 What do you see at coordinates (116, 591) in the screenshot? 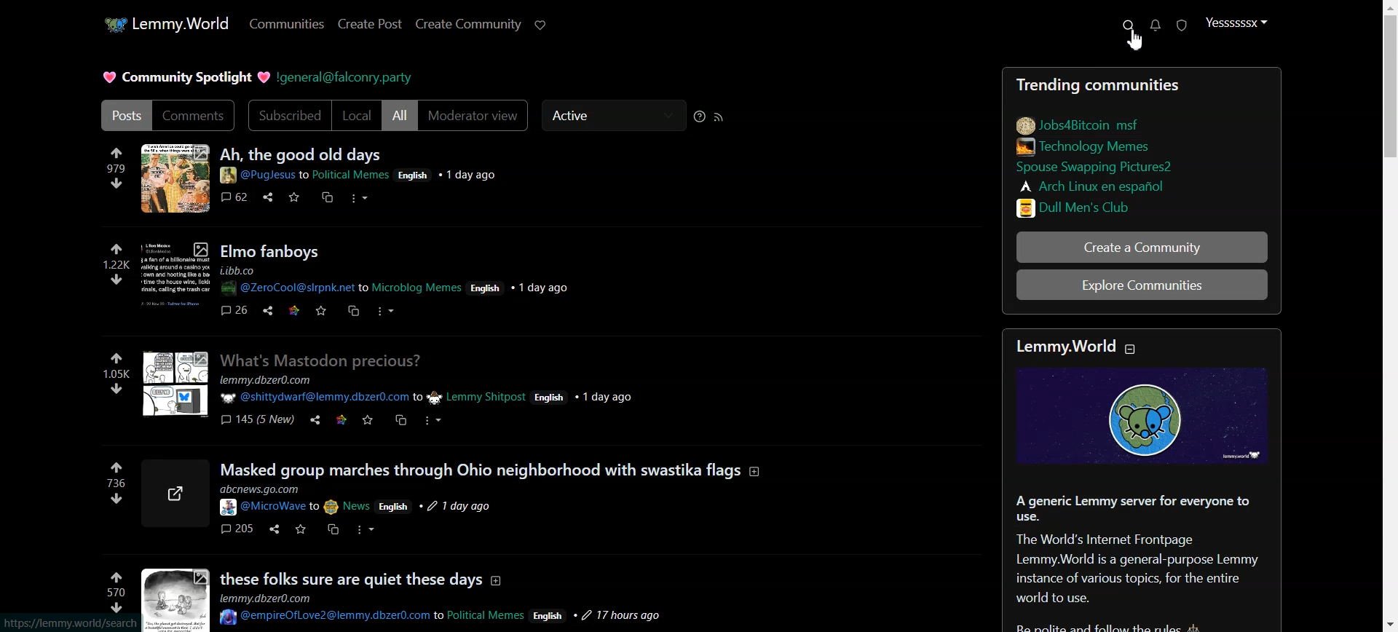
I see `numbers` at bounding box center [116, 591].